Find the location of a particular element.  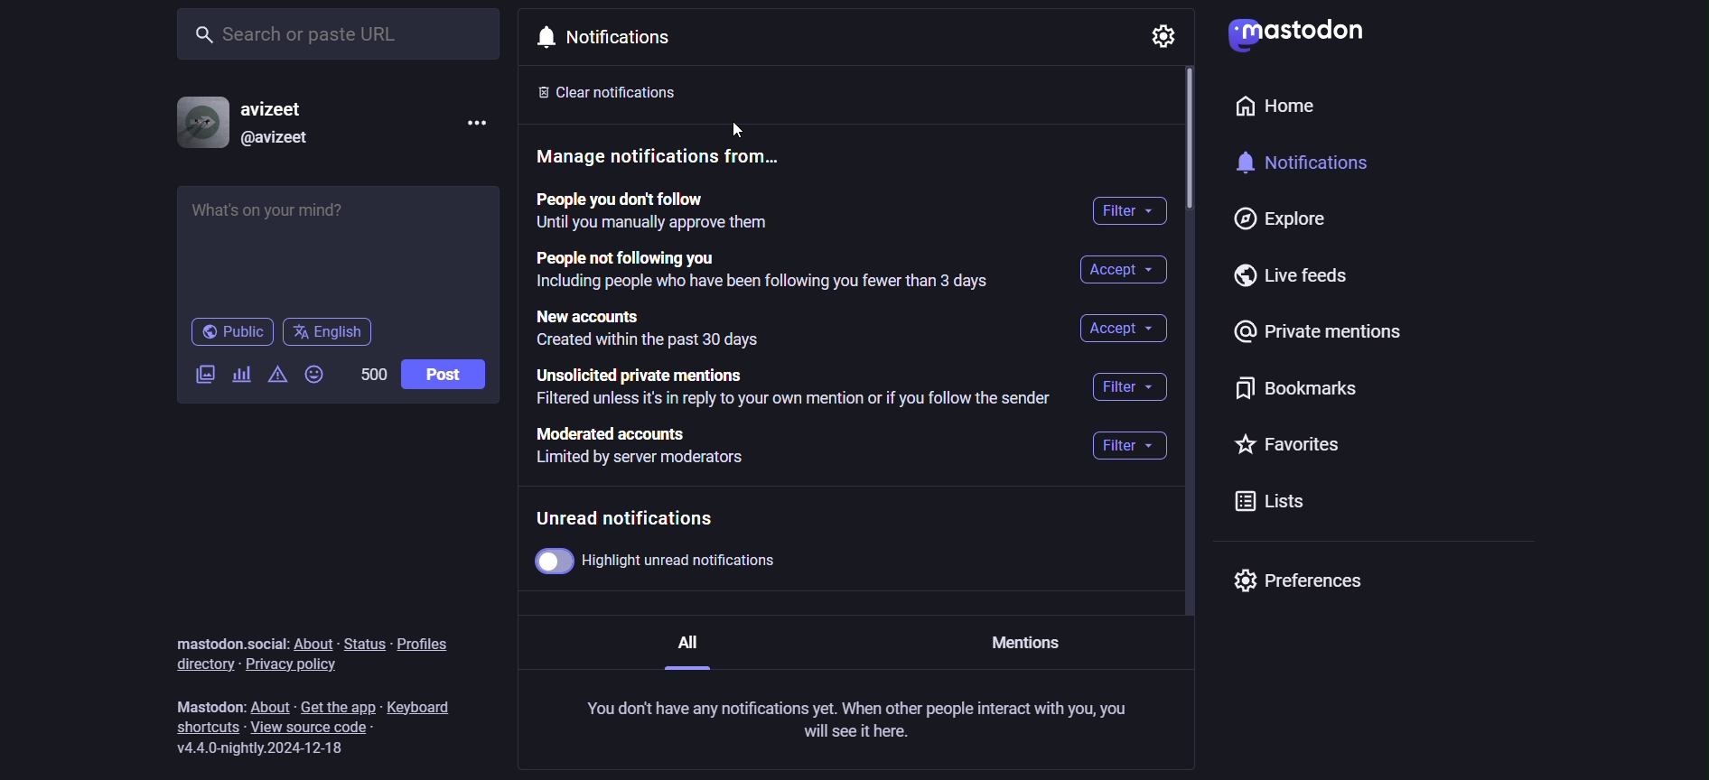

private mentions is located at coordinates (1322, 336).